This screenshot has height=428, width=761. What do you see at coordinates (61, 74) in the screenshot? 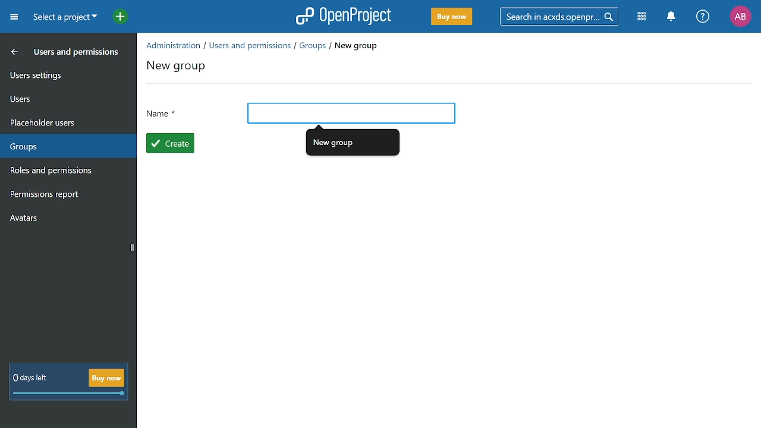
I see `User settings` at bounding box center [61, 74].